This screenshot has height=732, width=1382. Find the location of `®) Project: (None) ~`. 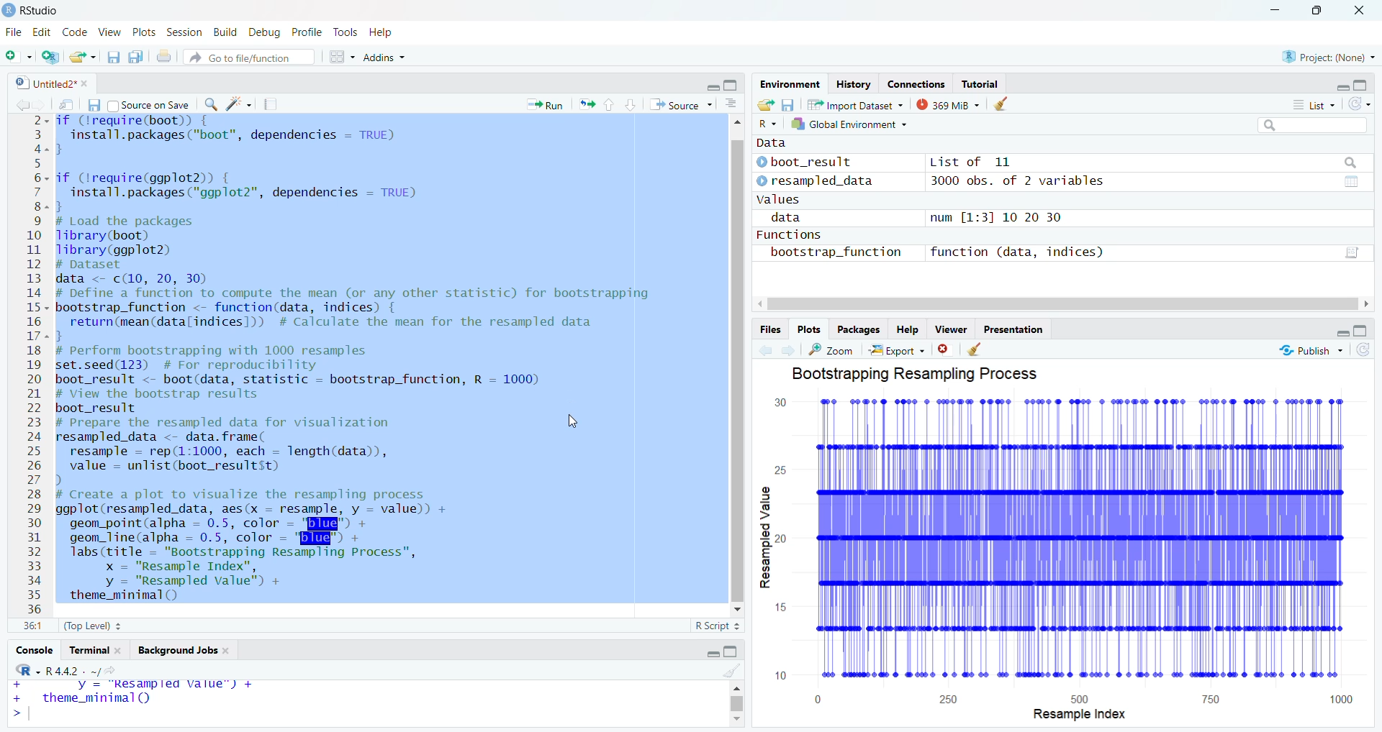

®) Project: (None) ~ is located at coordinates (1328, 56).